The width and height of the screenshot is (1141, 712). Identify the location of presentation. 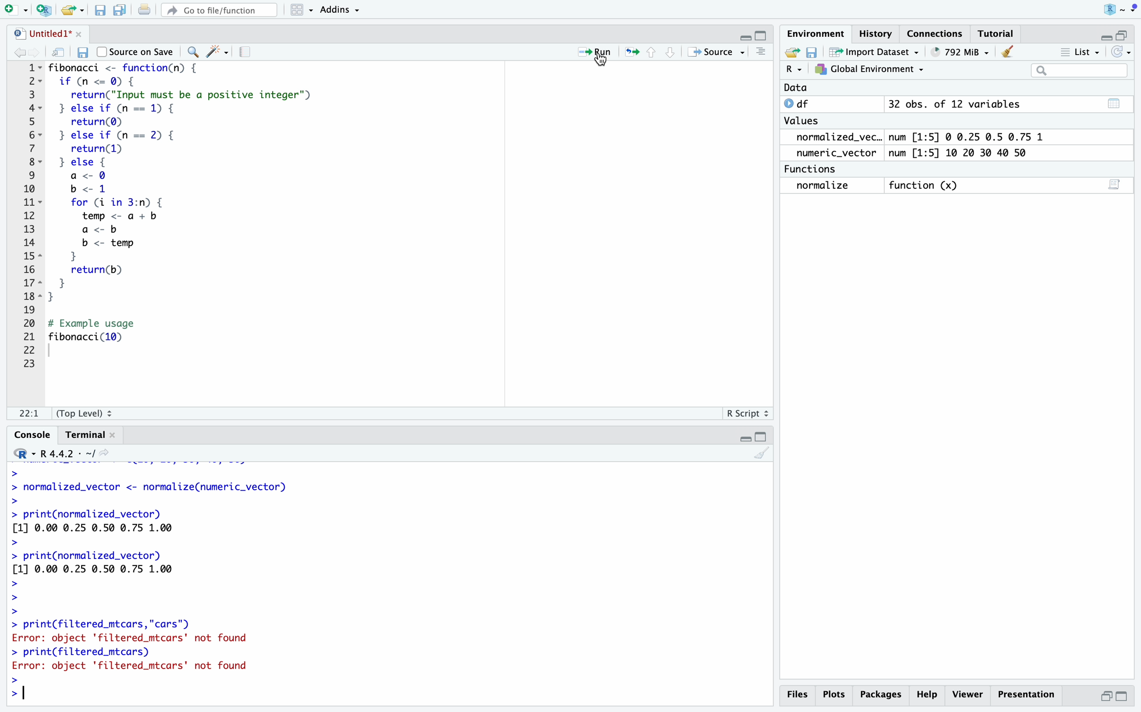
(1025, 695).